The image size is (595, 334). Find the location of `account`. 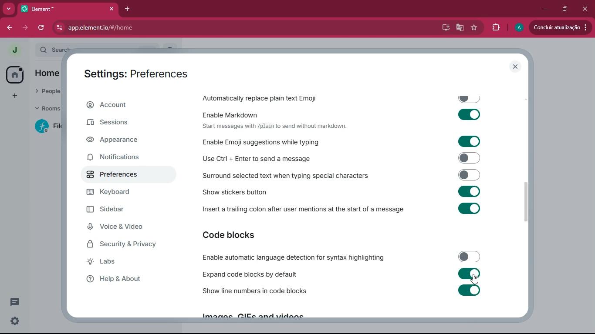

account is located at coordinates (130, 105).